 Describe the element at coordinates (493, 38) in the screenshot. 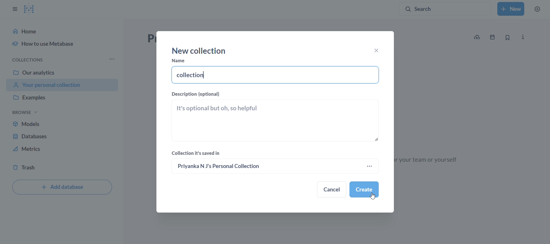

I see `events` at that location.